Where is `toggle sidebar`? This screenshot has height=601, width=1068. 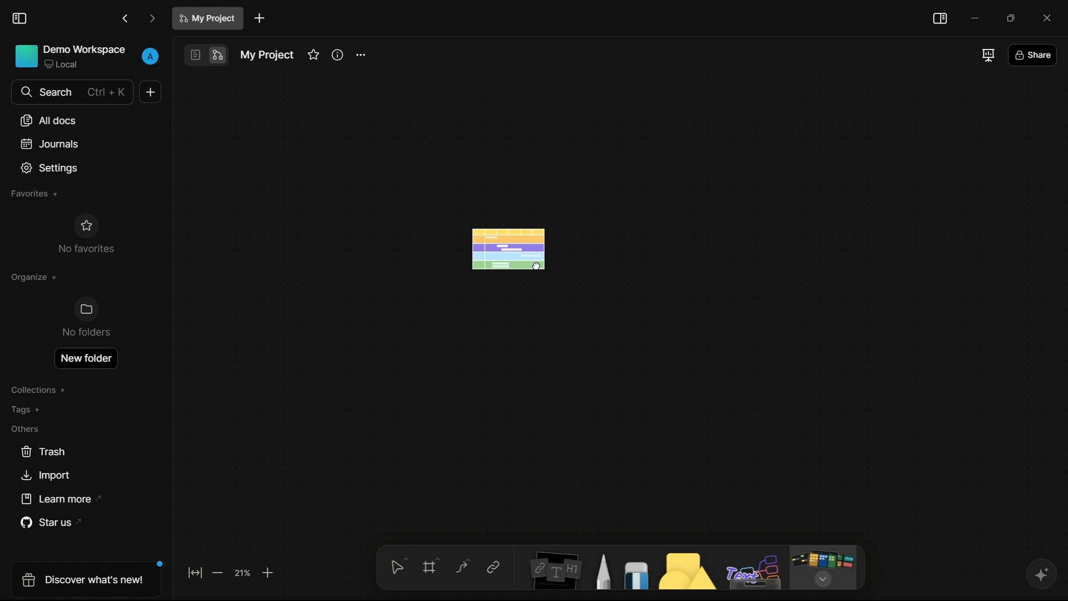 toggle sidebar is located at coordinates (19, 18).